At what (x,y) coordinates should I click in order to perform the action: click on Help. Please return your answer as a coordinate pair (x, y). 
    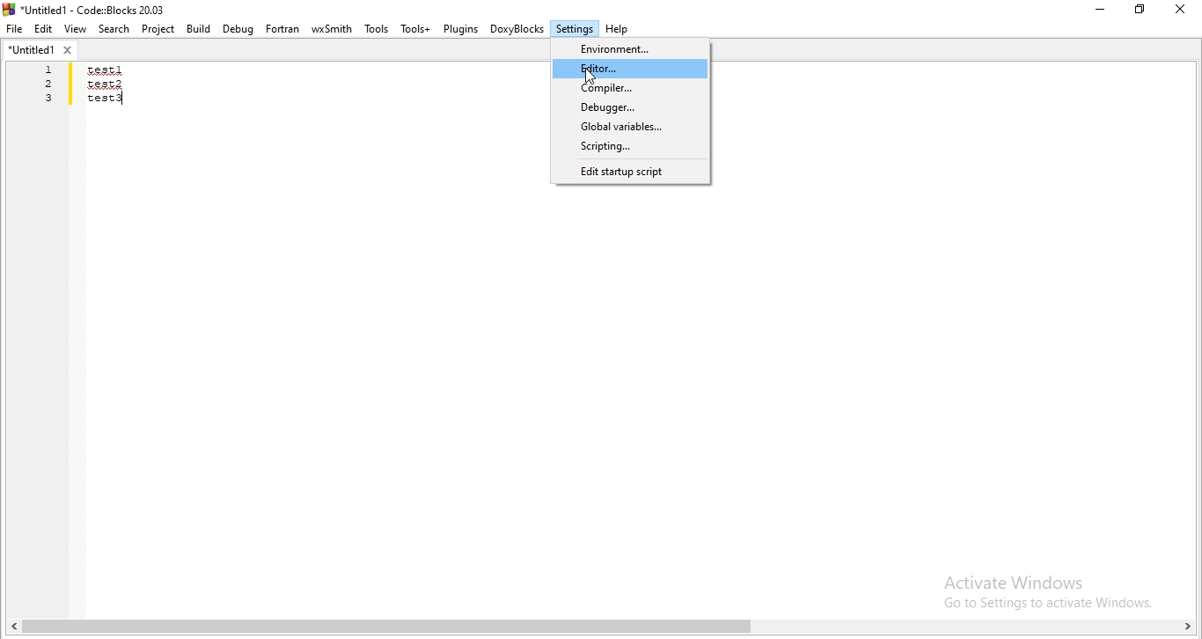
    Looking at the image, I should click on (618, 30).